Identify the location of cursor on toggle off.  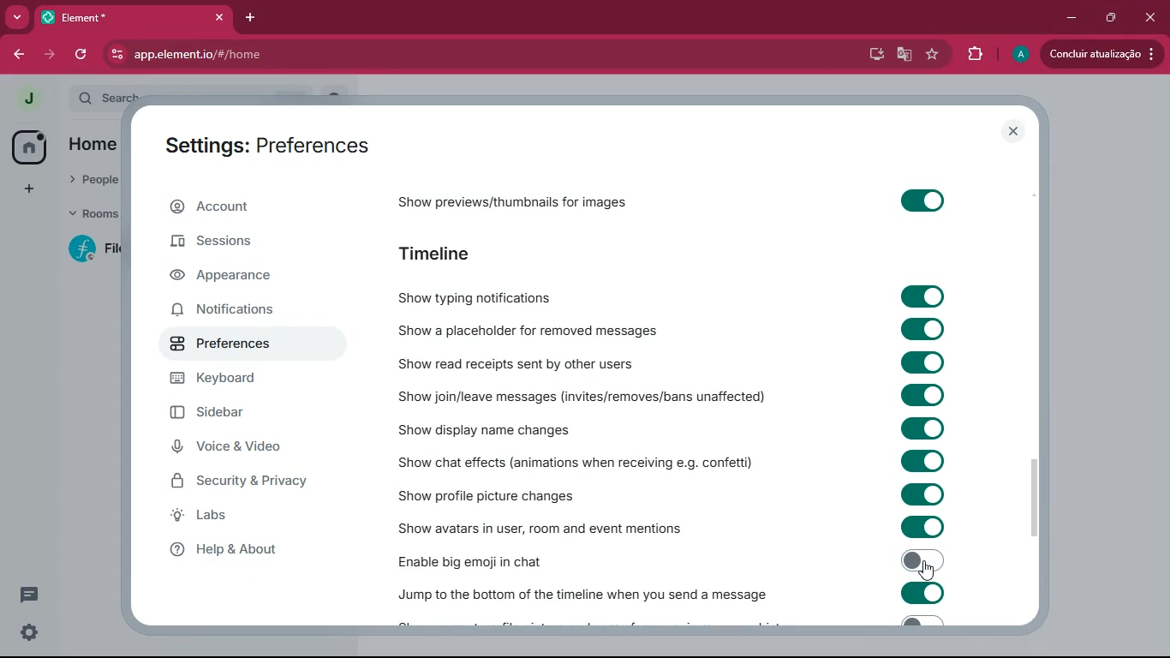
(929, 571).